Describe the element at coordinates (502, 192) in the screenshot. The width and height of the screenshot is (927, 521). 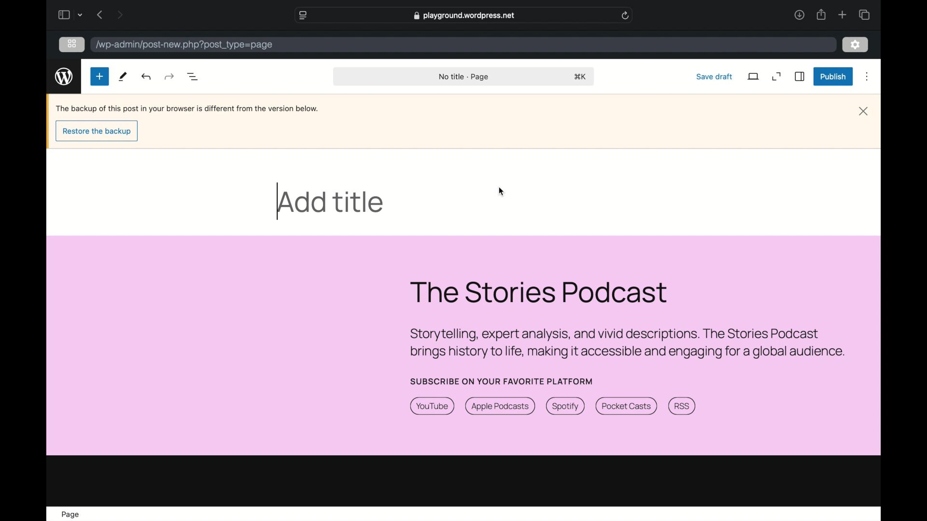
I see `cursor` at that location.